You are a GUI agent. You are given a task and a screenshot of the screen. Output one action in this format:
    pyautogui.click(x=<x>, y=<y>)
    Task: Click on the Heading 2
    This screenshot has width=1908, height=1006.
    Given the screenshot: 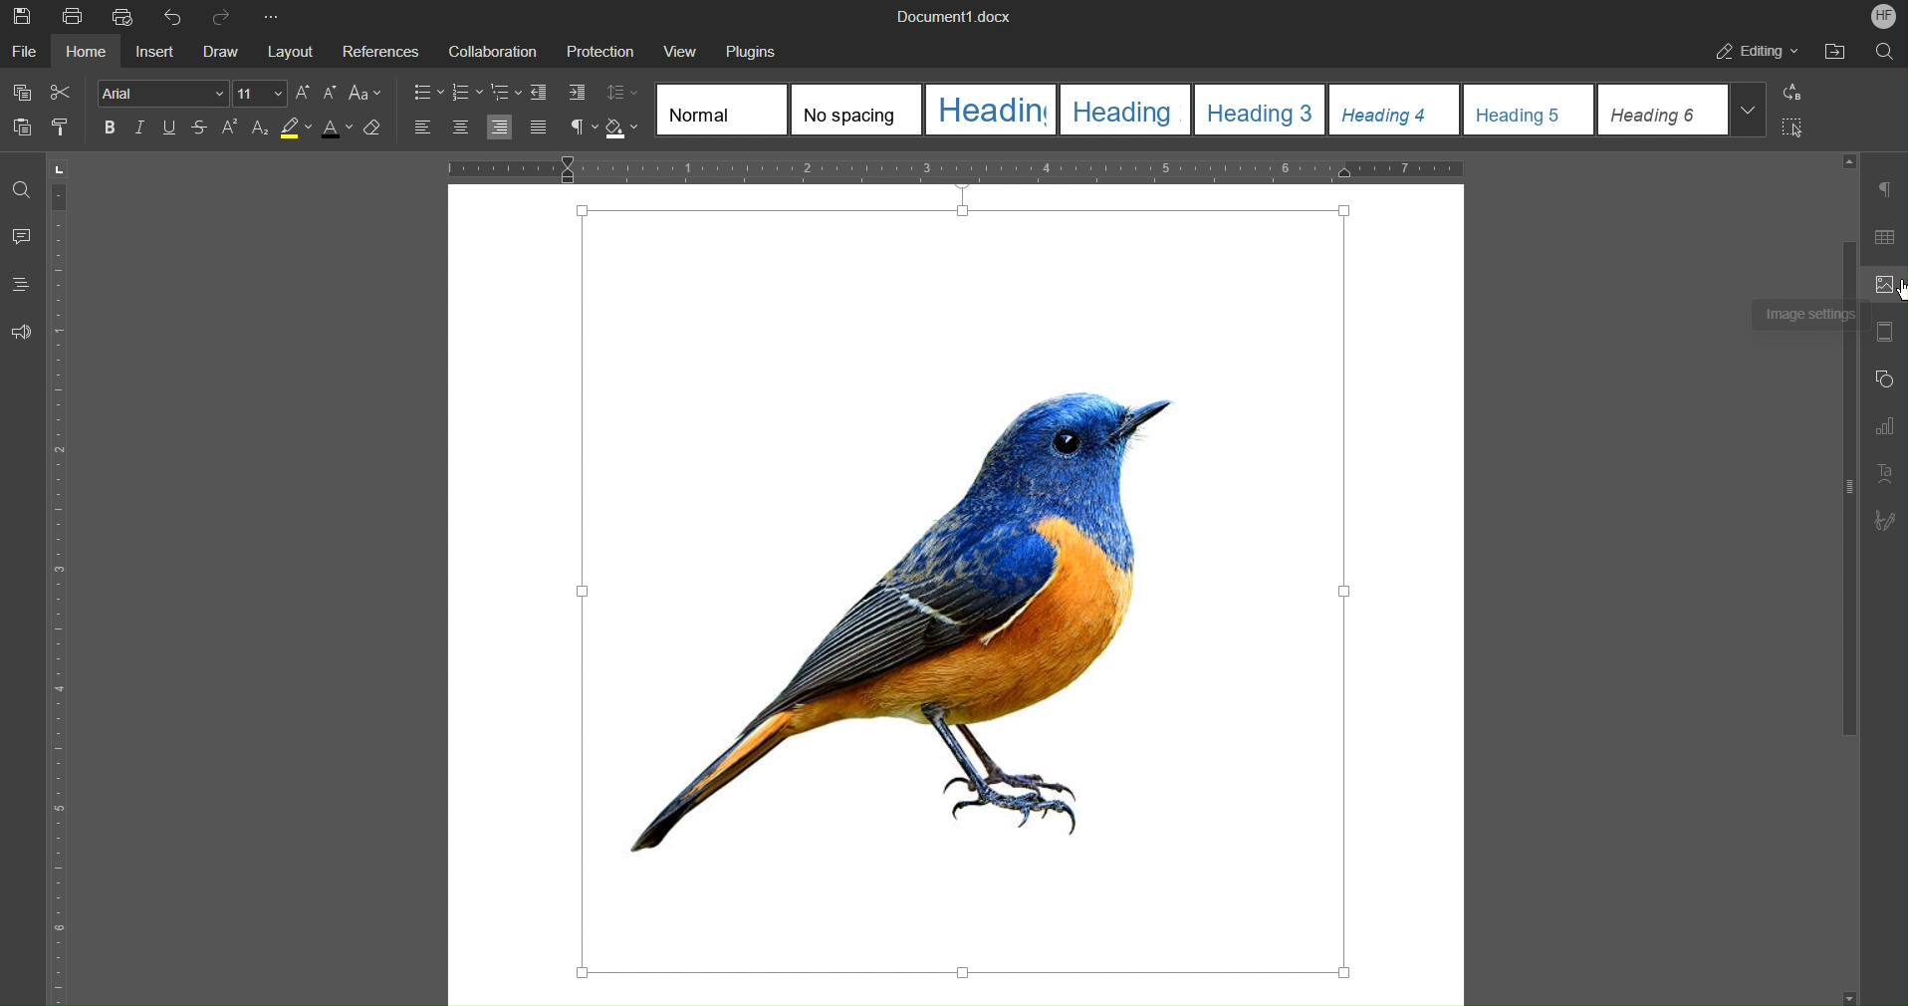 What is the action you would take?
    pyautogui.click(x=1124, y=109)
    